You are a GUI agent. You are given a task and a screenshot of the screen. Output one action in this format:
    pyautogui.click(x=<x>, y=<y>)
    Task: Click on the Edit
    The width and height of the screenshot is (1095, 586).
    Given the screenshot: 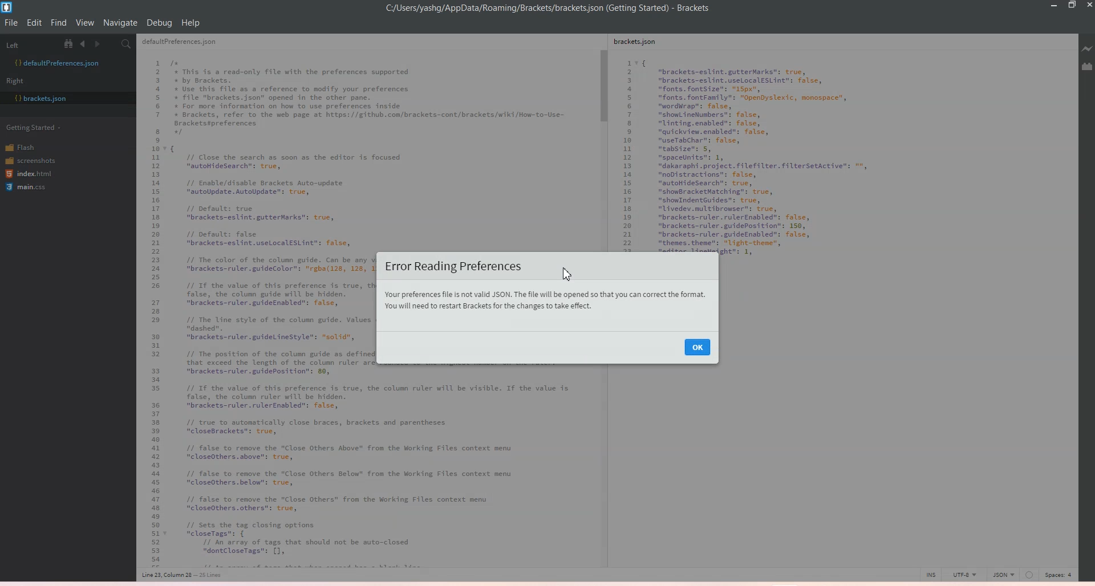 What is the action you would take?
    pyautogui.click(x=35, y=23)
    